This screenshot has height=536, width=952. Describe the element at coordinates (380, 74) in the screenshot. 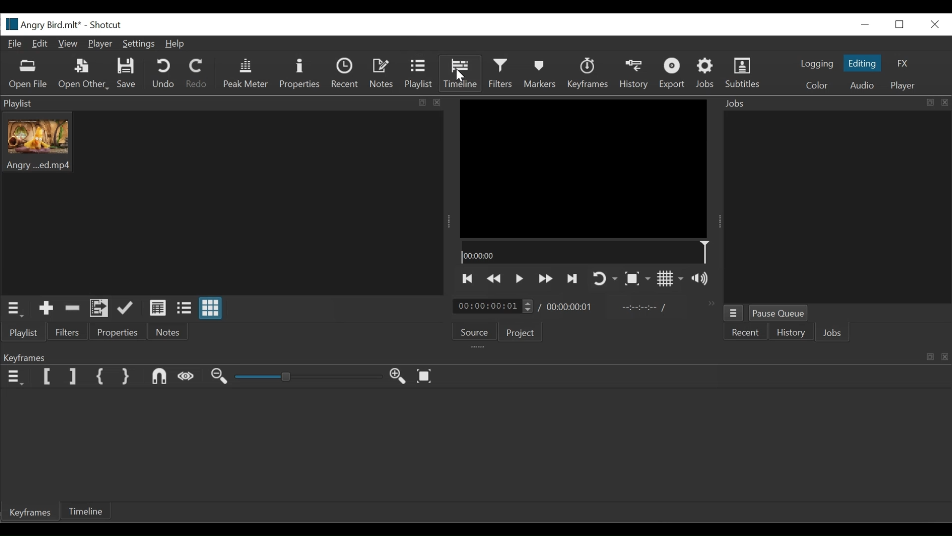

I see `Notes` at that location.